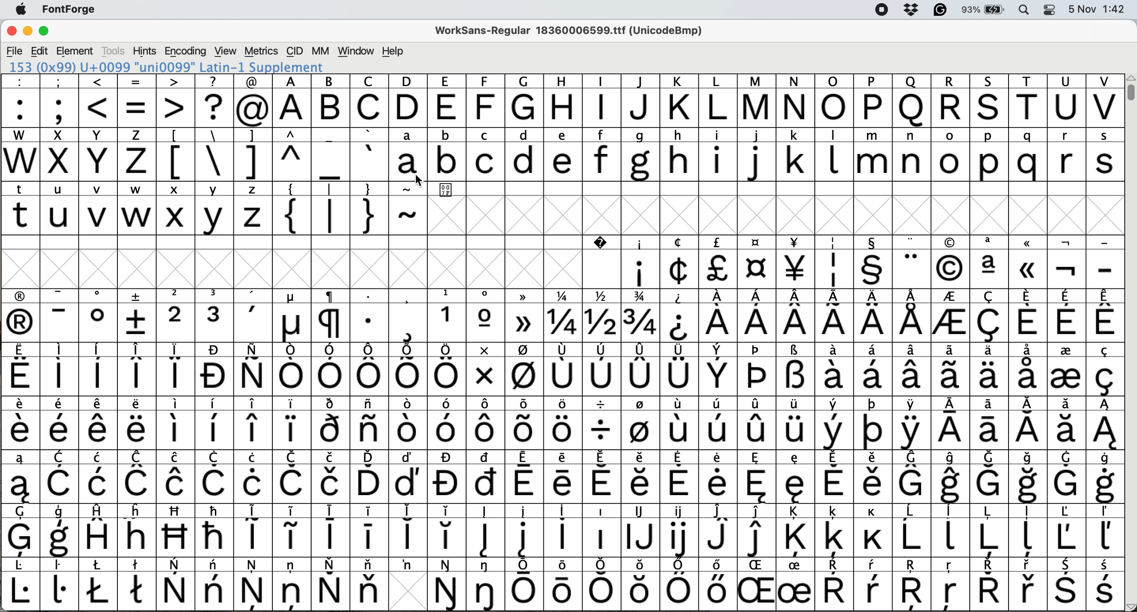 The image size is (1137, 612). I want to click on symbol, so click(991, 316).